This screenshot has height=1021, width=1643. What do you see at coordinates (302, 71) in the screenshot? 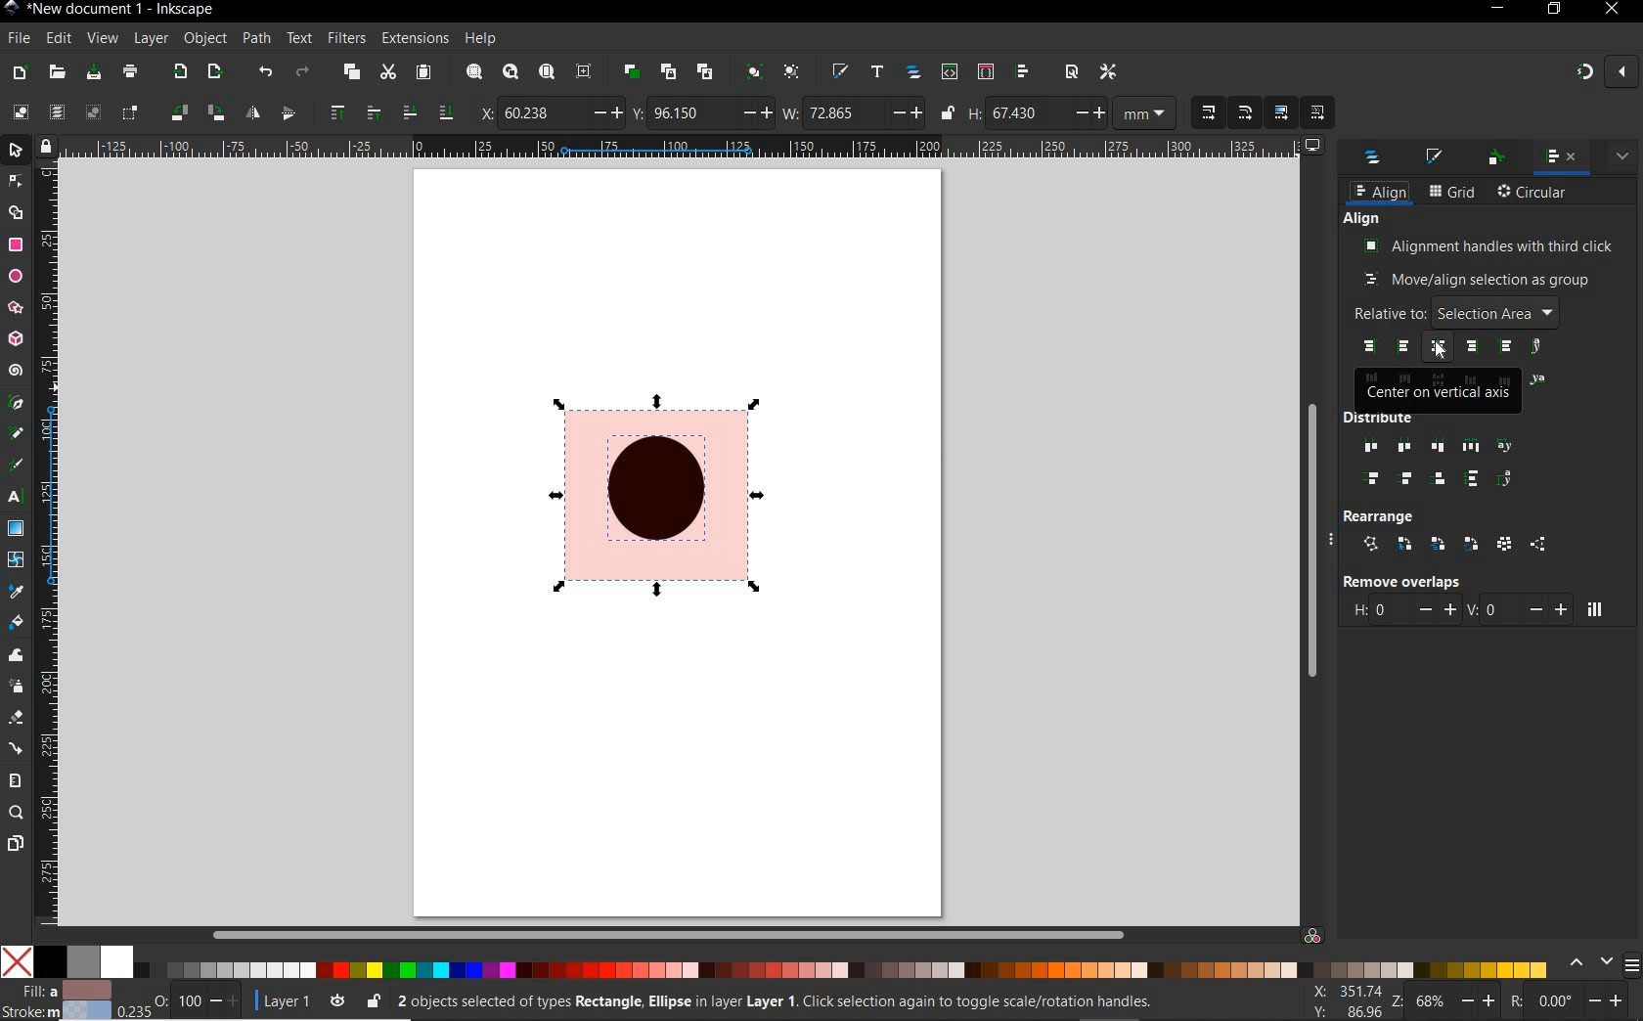
I see `redo` at bounding box center [302, 71].